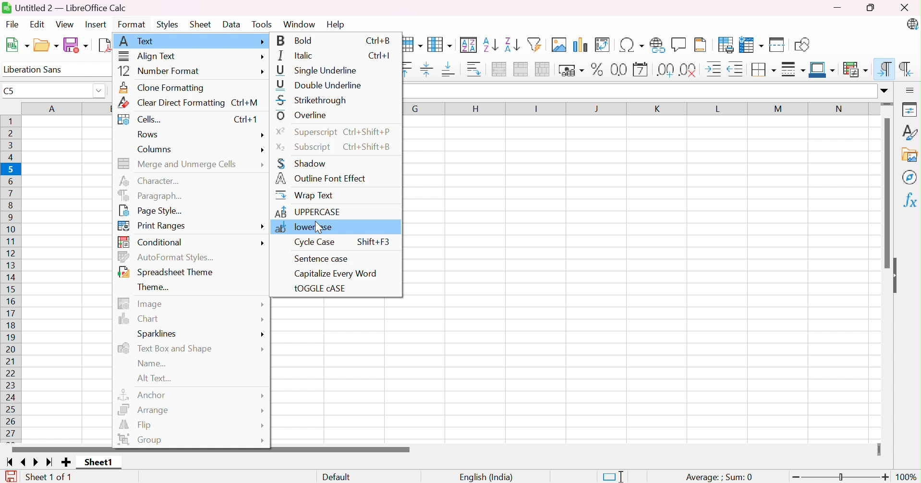  Describe the element at coordinates (169, 25) in the screenshot. I see `Styles` at that location.